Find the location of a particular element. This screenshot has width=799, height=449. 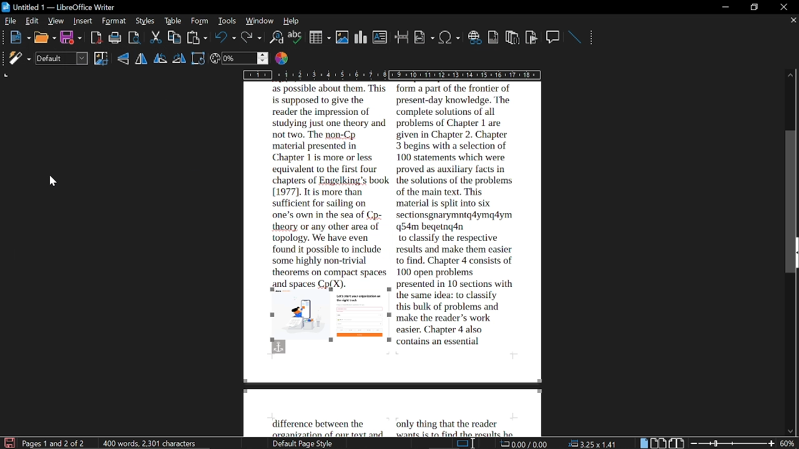

view is located at coordinates (57, 21).